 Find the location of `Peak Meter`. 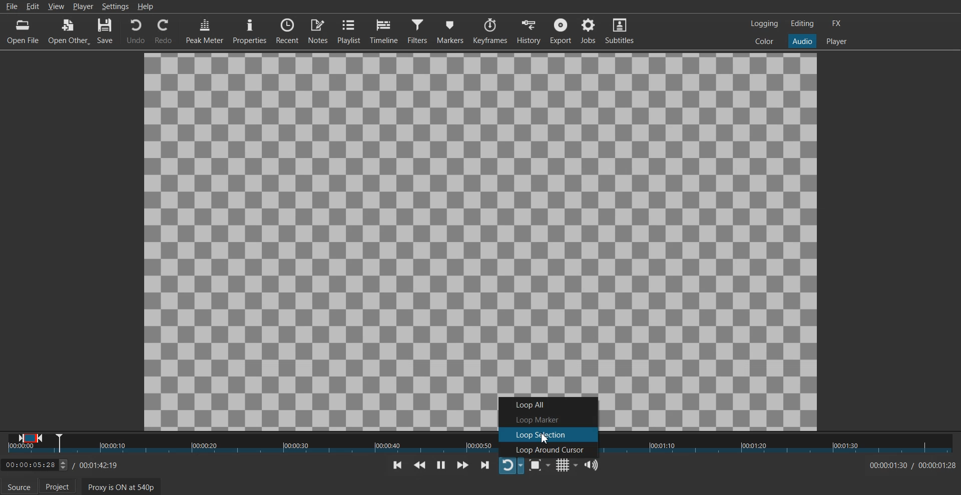

Peak Meter is located at coordinates (204, 30).